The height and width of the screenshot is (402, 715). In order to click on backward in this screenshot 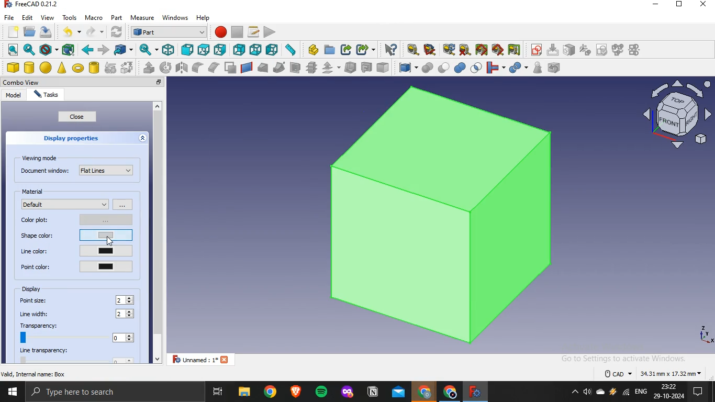, I will do `click(87, 50)`.